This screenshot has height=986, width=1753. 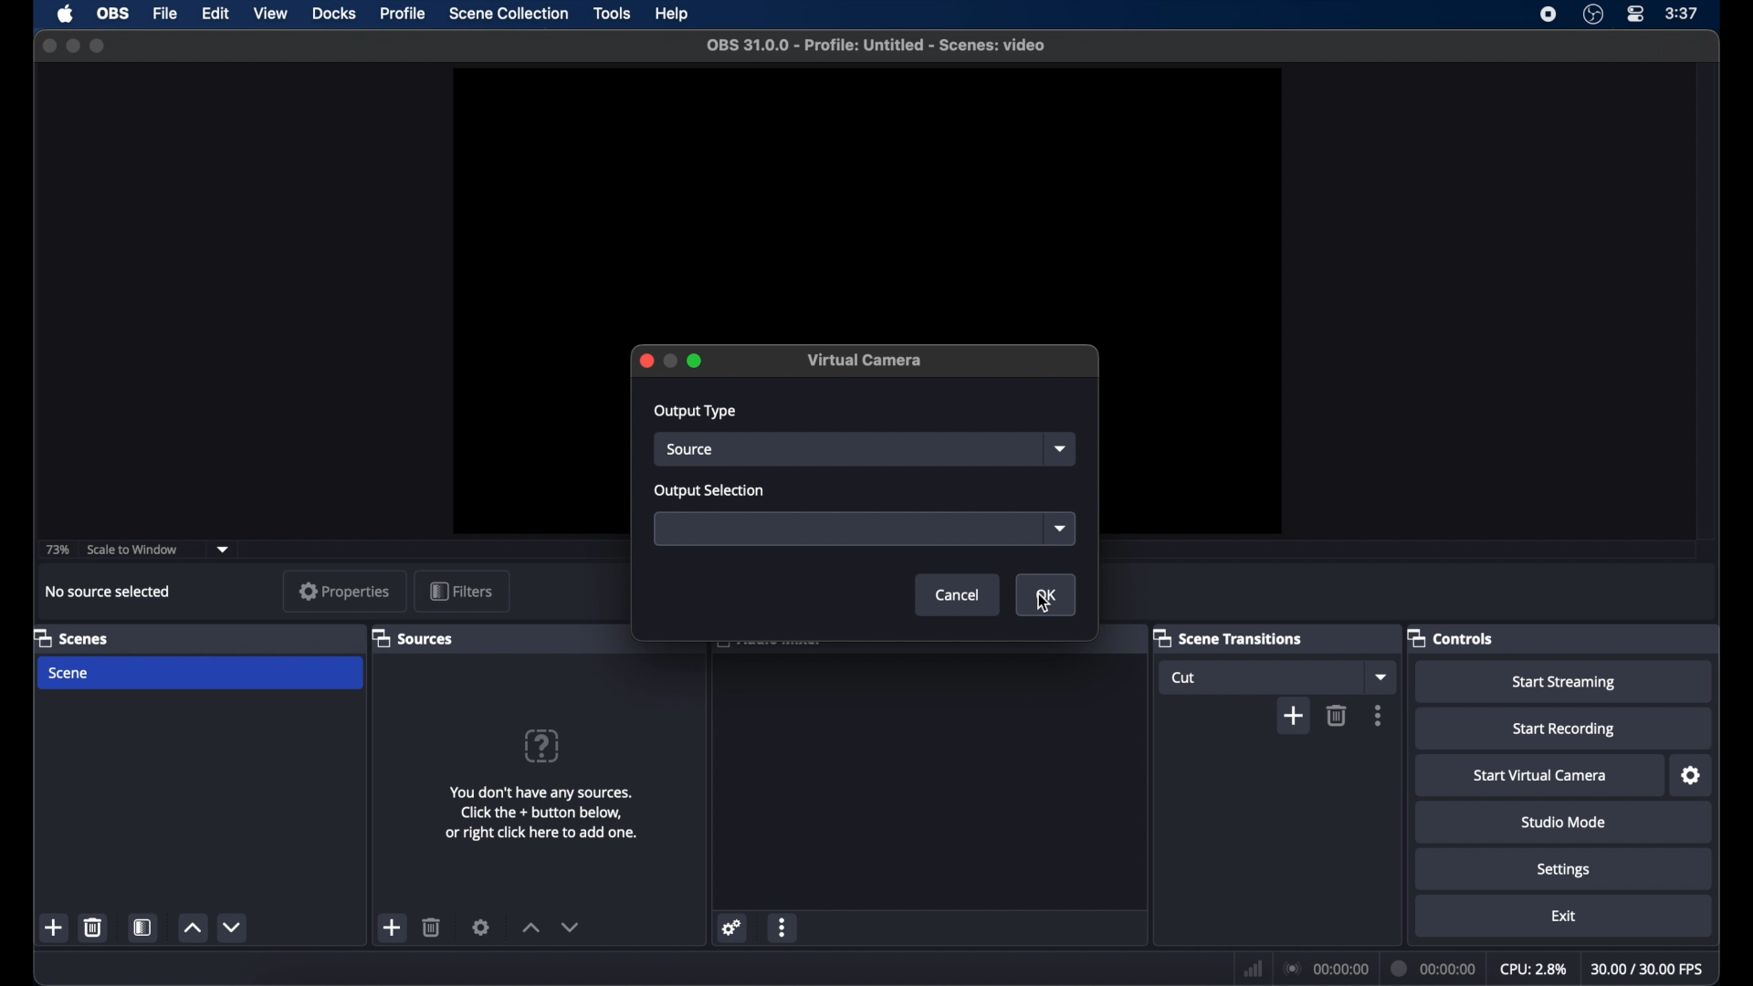 I want to click on properties, so click(x=345, y=591).